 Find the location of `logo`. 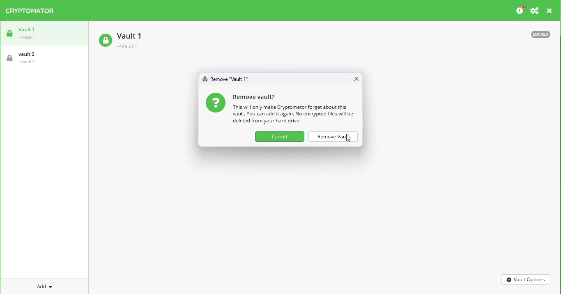

logo is located at coordinates (205, 79).